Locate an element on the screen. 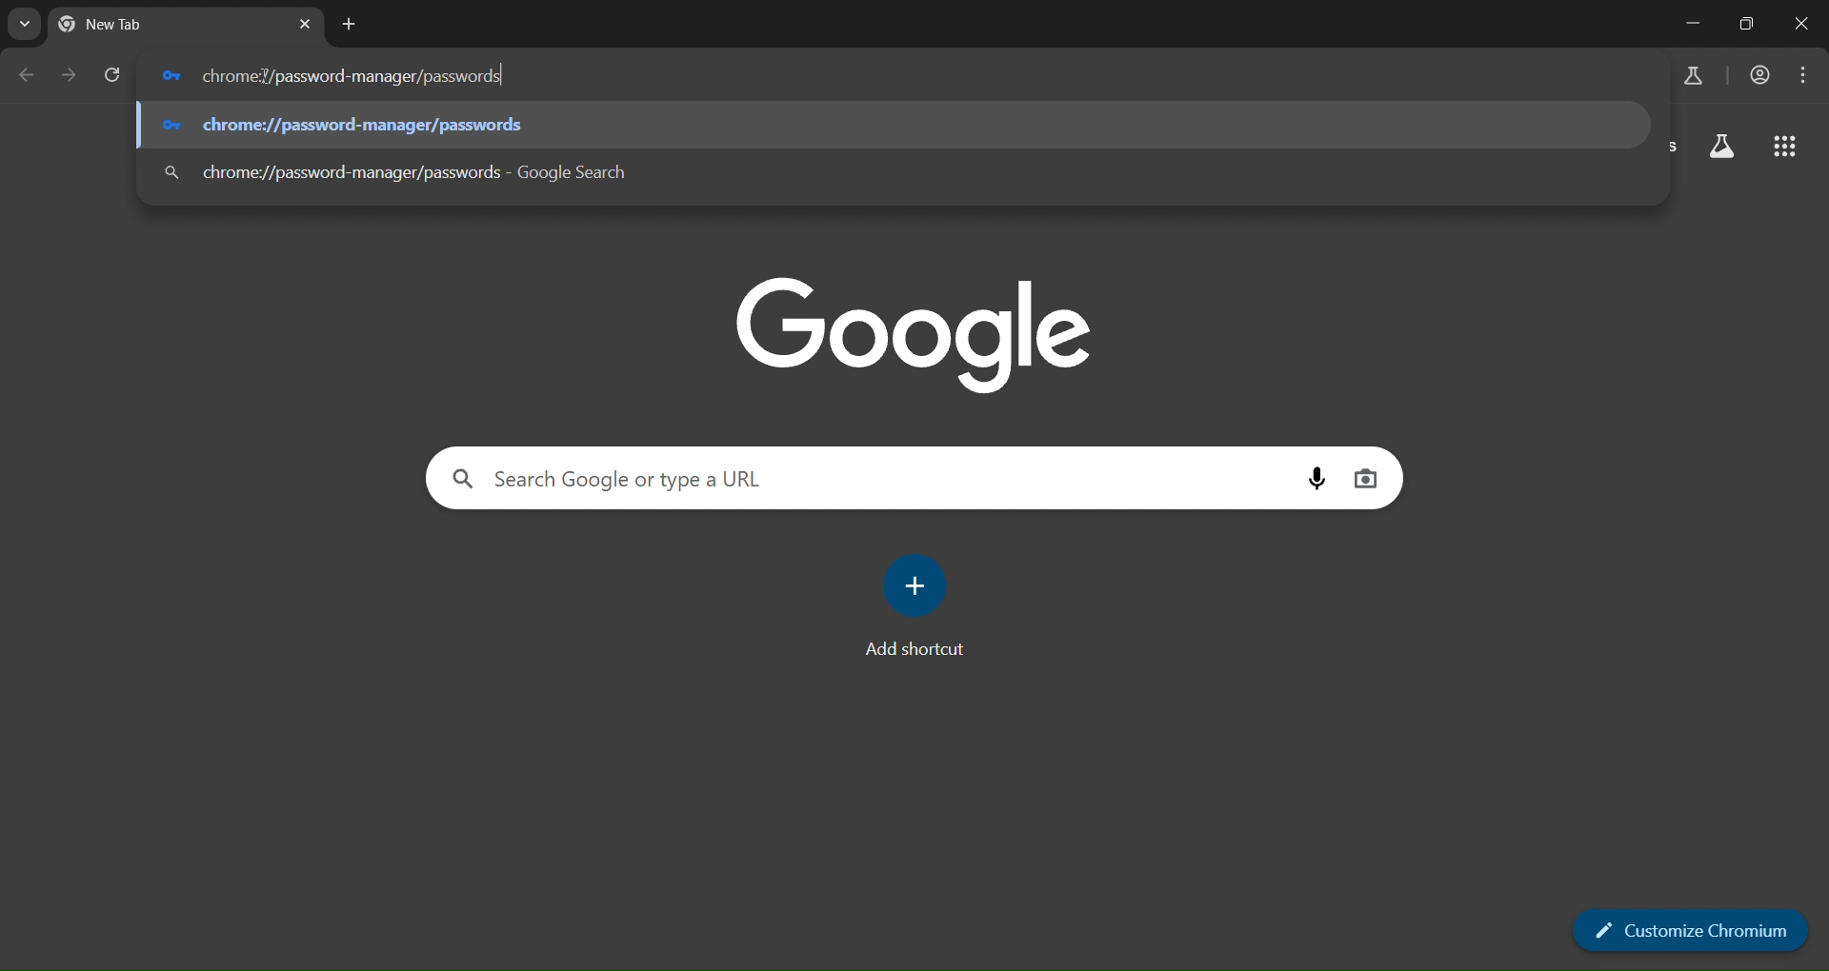 The image size is (1829, 971). google apps is located at coordinates (1786, 149).